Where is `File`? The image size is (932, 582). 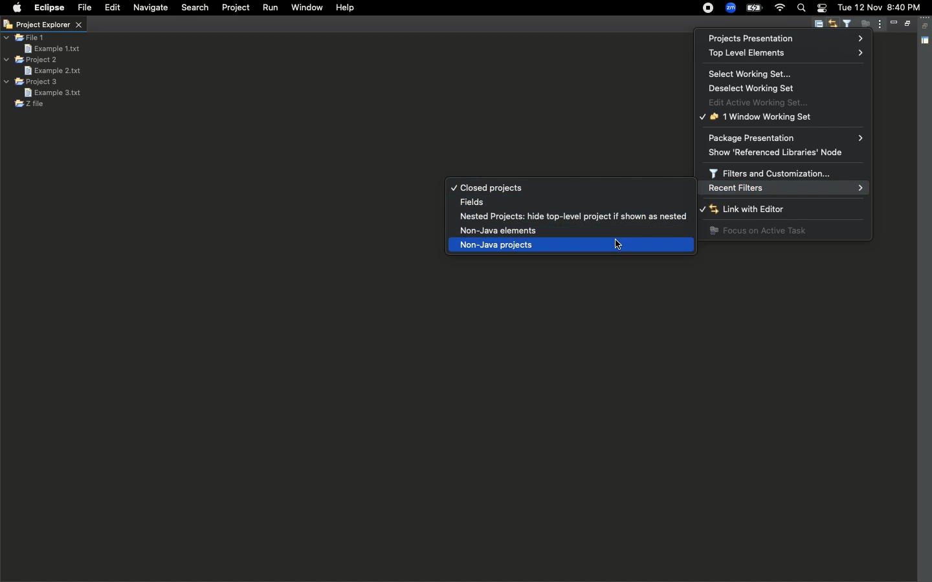
File is located at coordinates (85, 8).